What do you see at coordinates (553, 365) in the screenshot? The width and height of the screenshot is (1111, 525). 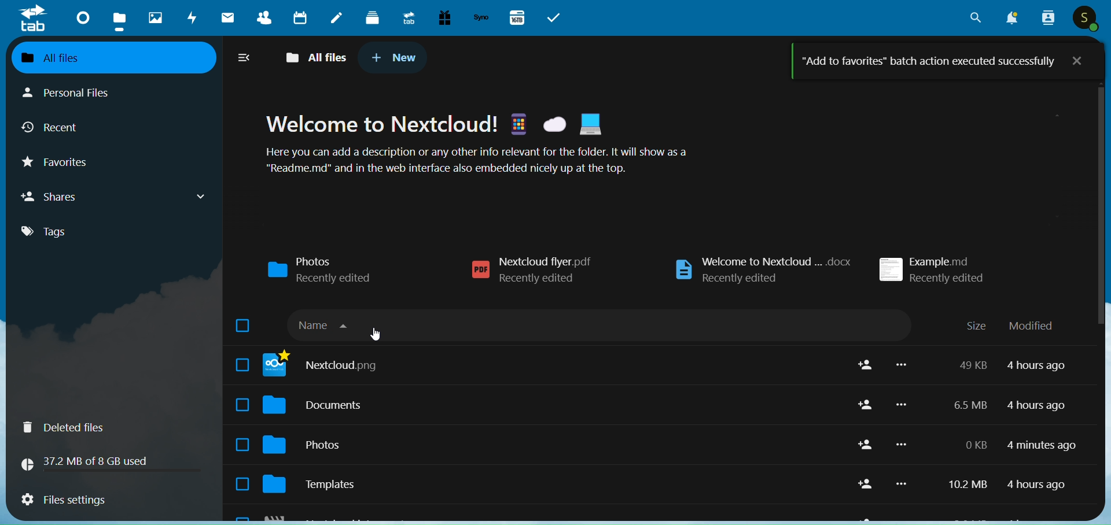 I see `Nextcloud.png` at bounding box center [553, 365].